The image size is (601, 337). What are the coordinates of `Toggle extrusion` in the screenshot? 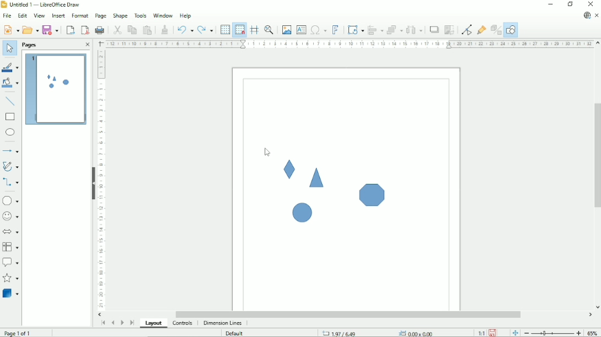 It's located at (496, 29).